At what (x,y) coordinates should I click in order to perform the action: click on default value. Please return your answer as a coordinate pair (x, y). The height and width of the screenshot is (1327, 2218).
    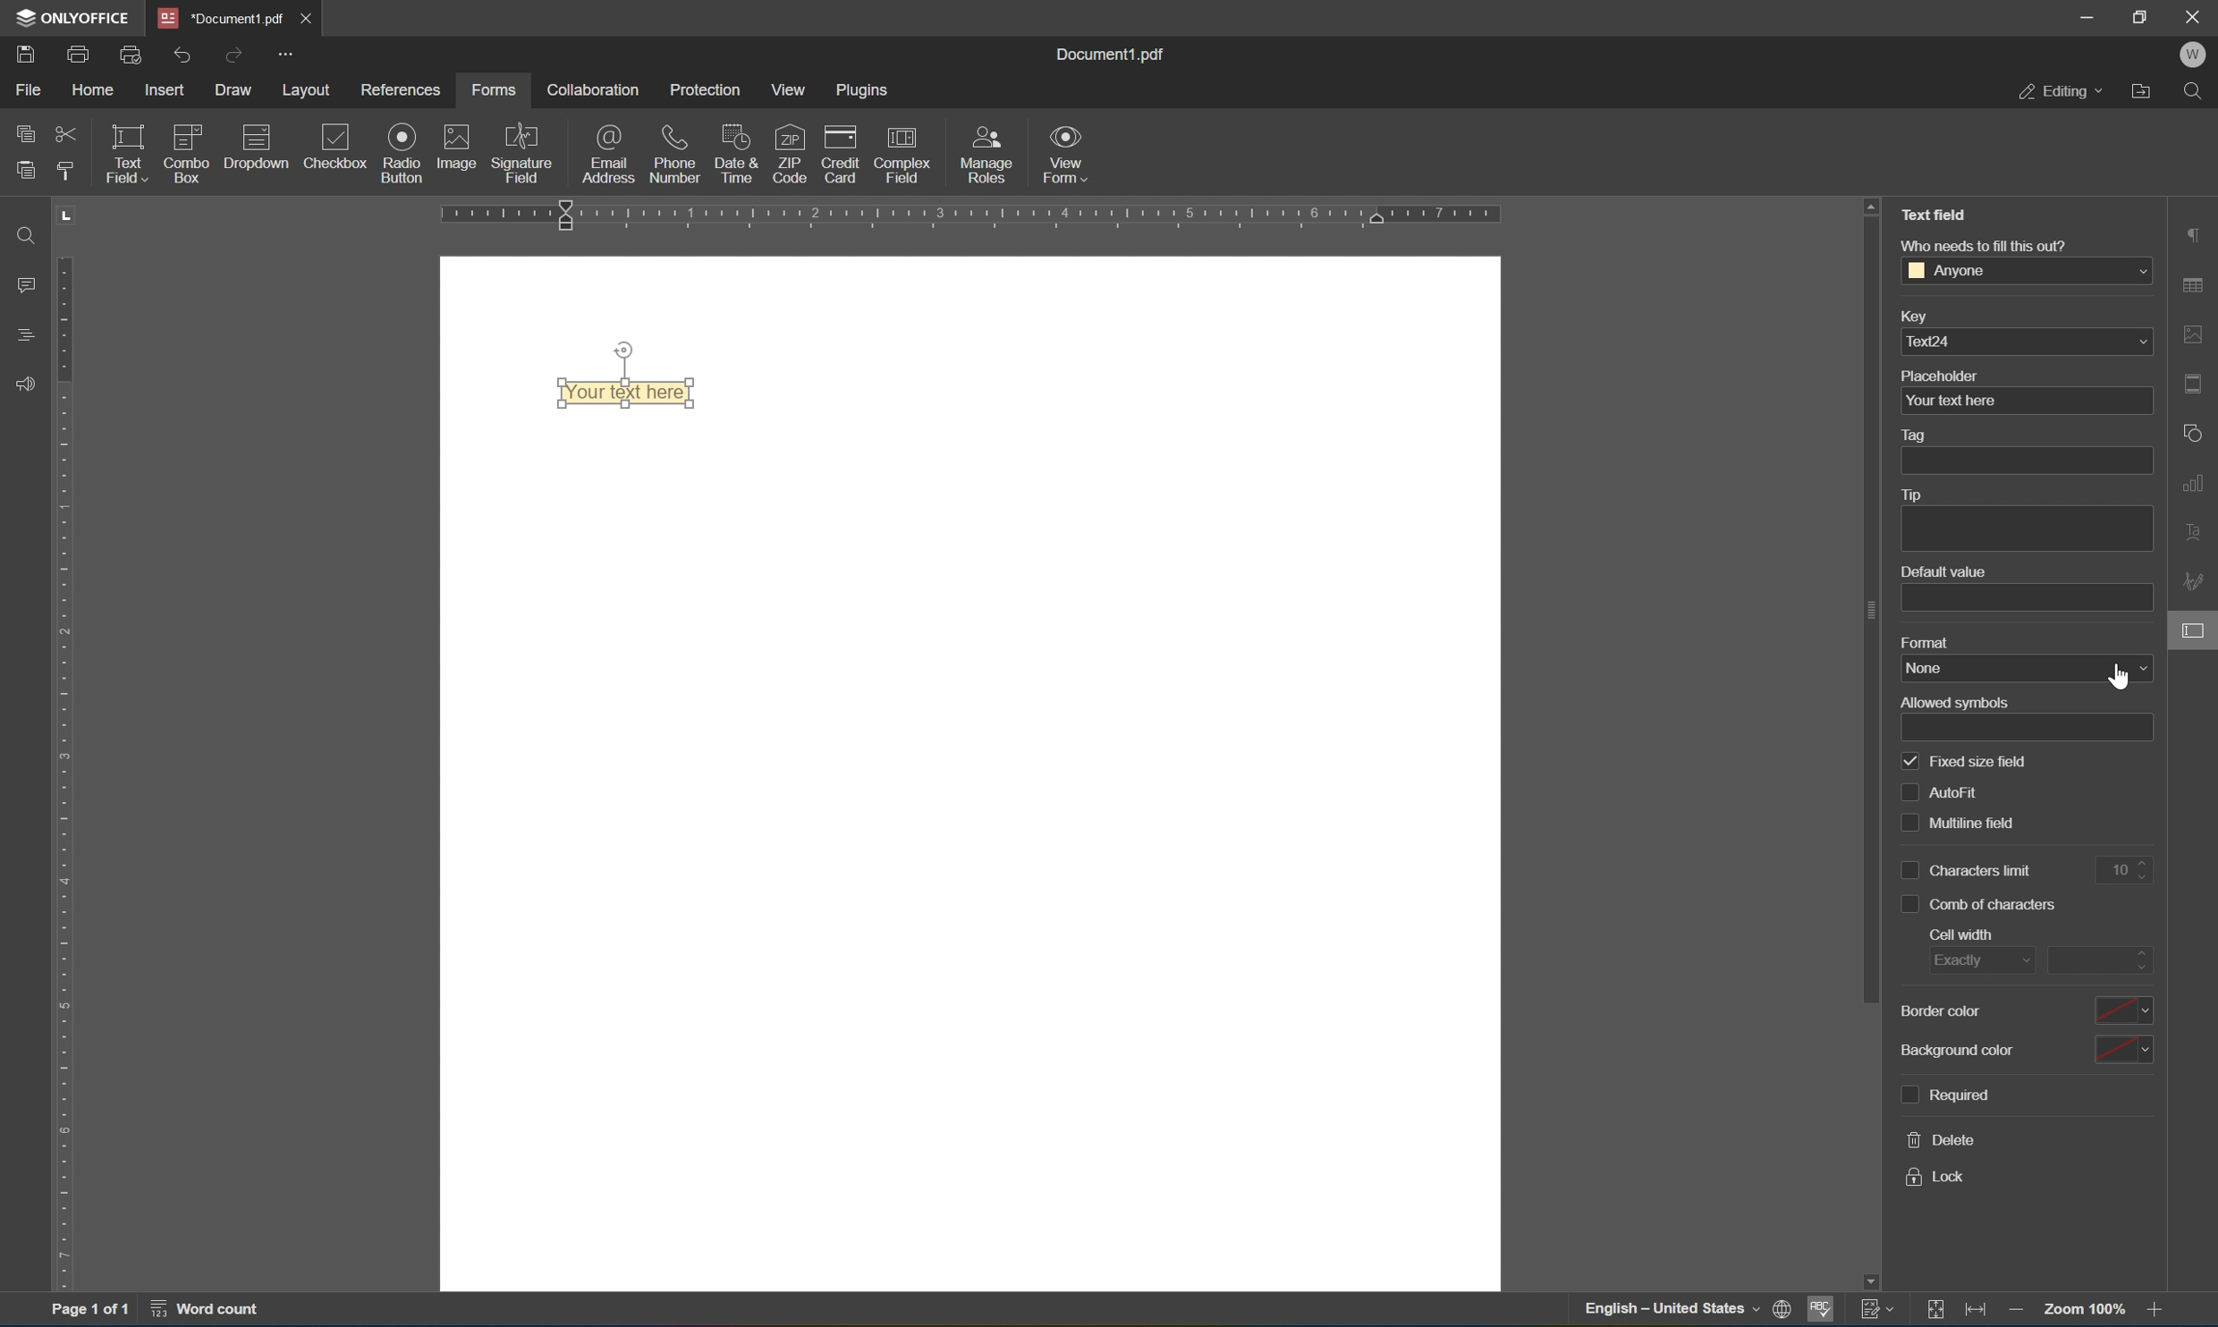
    Looking at the image, I should click on (1943, 572).